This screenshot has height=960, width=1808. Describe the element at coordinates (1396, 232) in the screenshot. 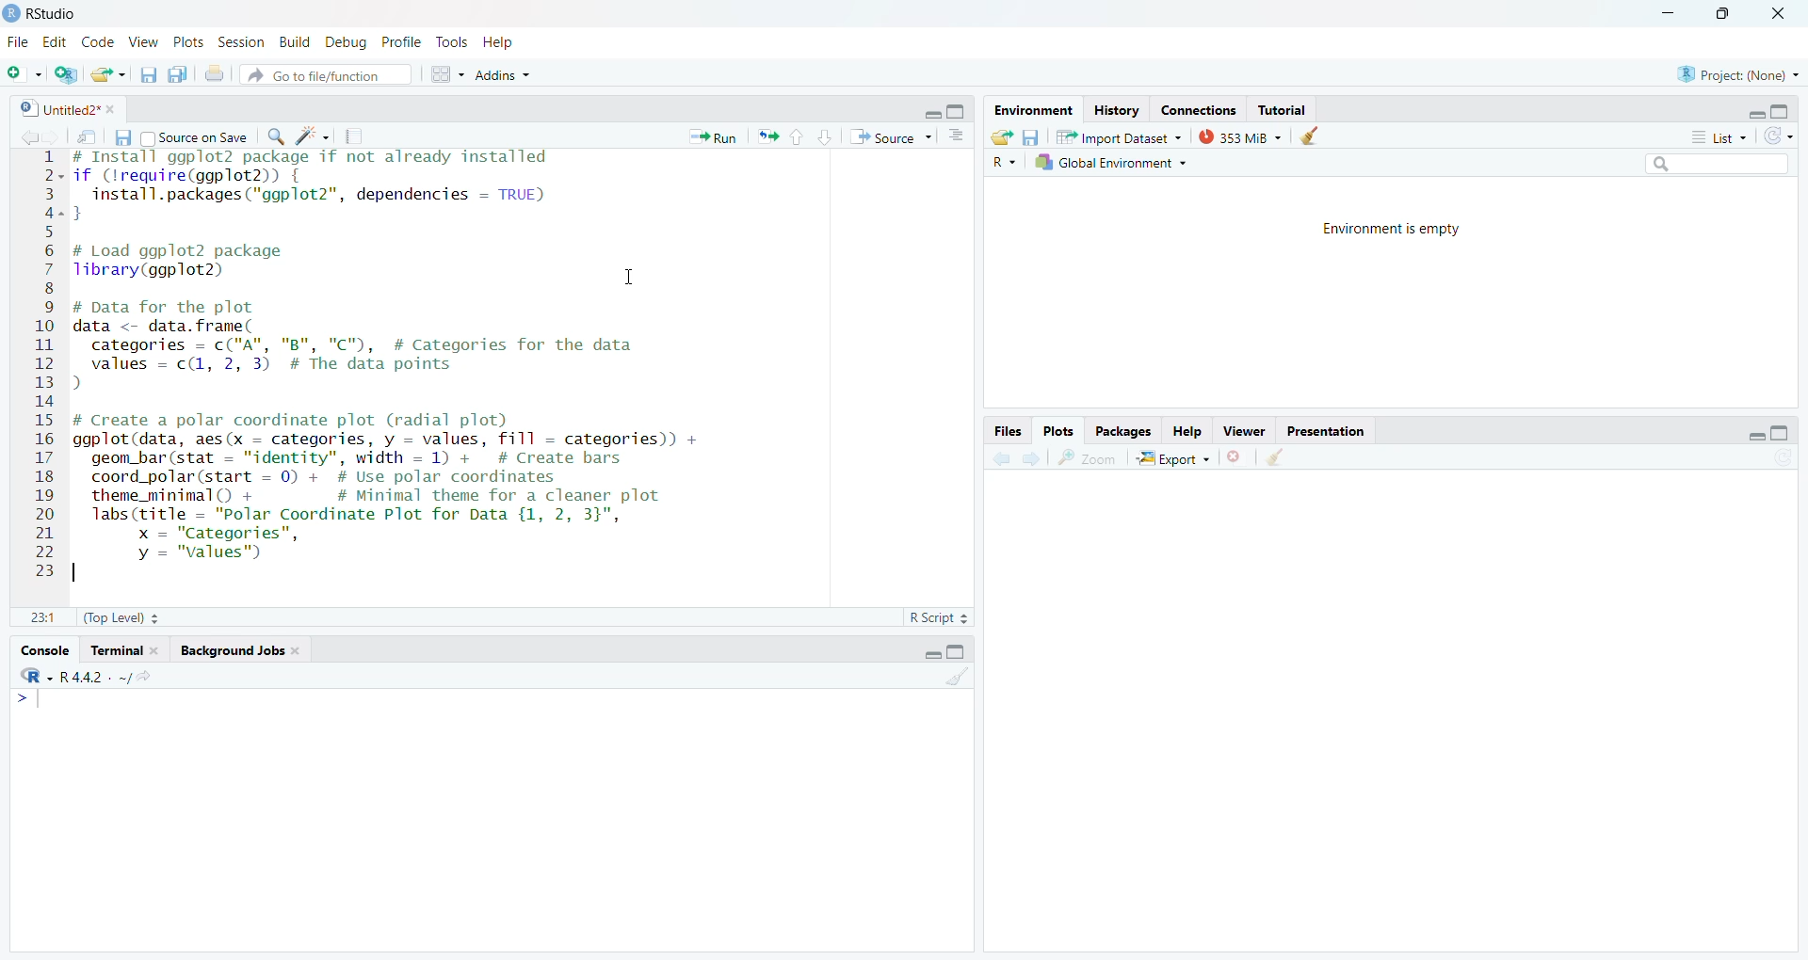

I see `Environment is empty` at that location.